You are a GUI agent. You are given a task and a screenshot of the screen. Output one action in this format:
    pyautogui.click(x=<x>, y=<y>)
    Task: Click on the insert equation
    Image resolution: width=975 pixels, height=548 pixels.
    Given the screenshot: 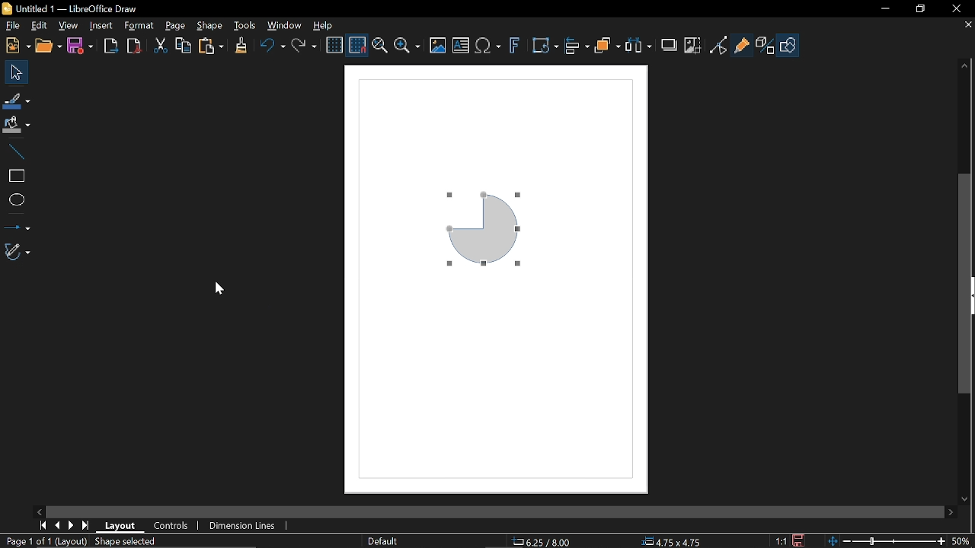 What is the action you would take?
    pyautogui.click(x=489, y=46)
    